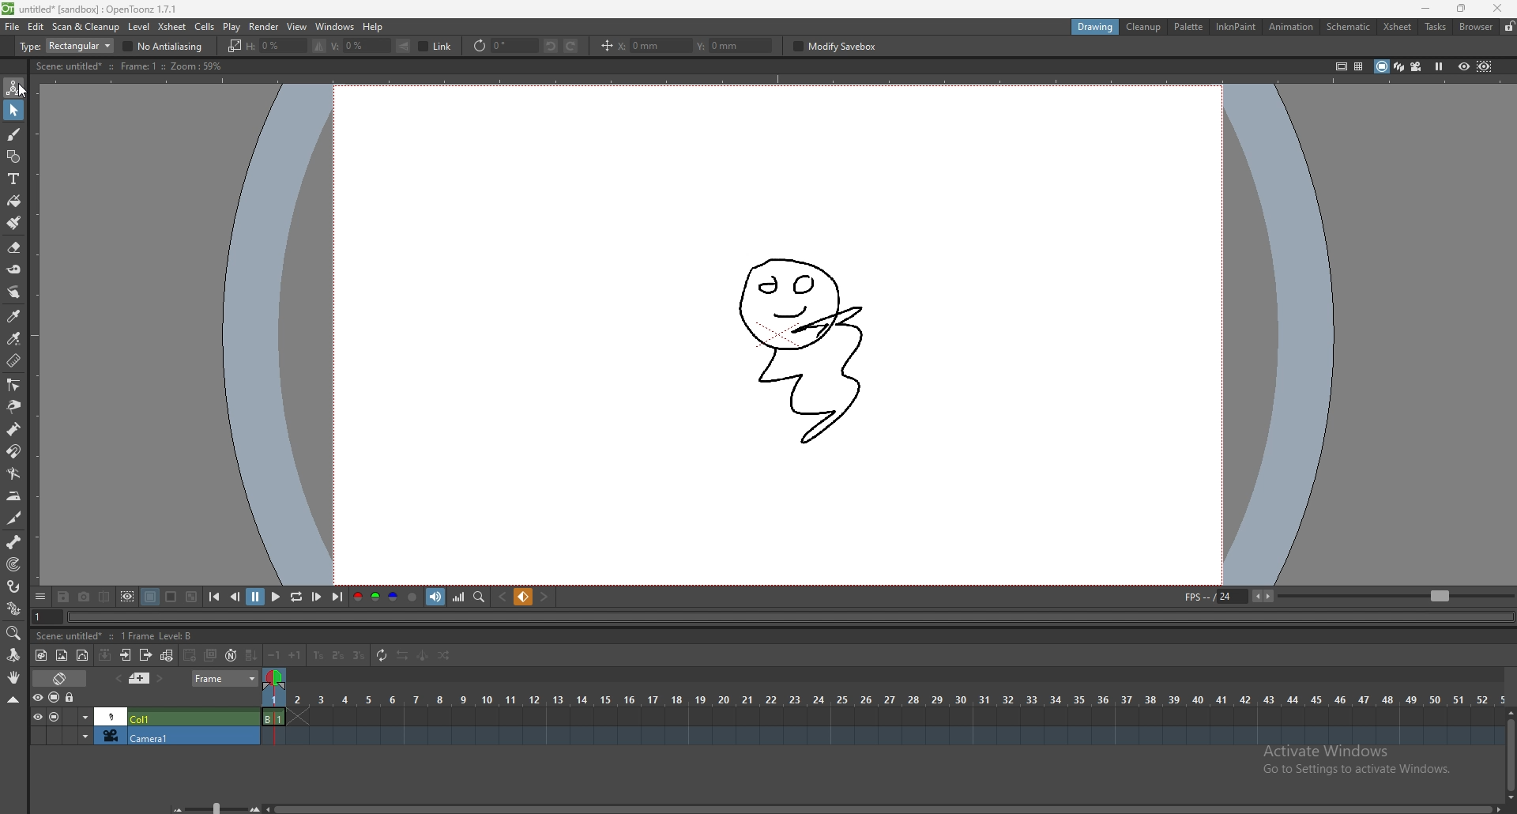 This screenshot has width=1517, height=814. Describe the element at coordinates (14, 202) in the screenshot. I see `fill` at that location.